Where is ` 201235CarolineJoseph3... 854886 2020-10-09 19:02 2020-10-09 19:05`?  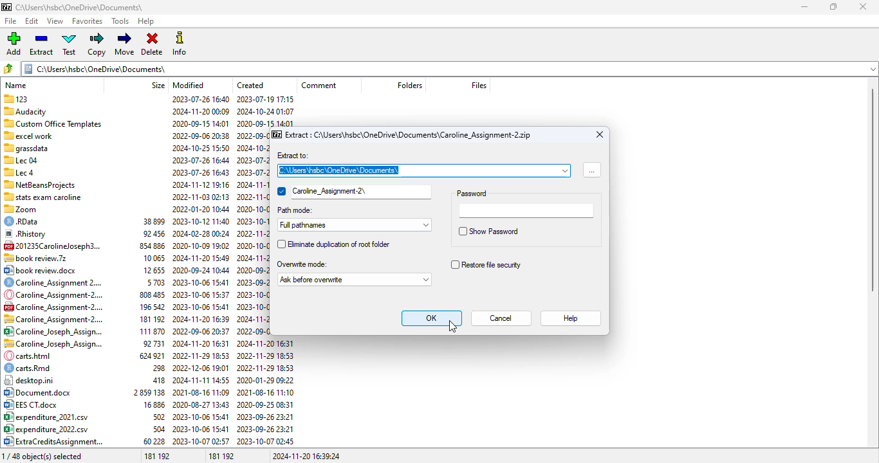  201235CarolineJoseph3... 854886 2020-10-09 19:02 2020-10-09 19:05 is located at coordinates (136, 246).